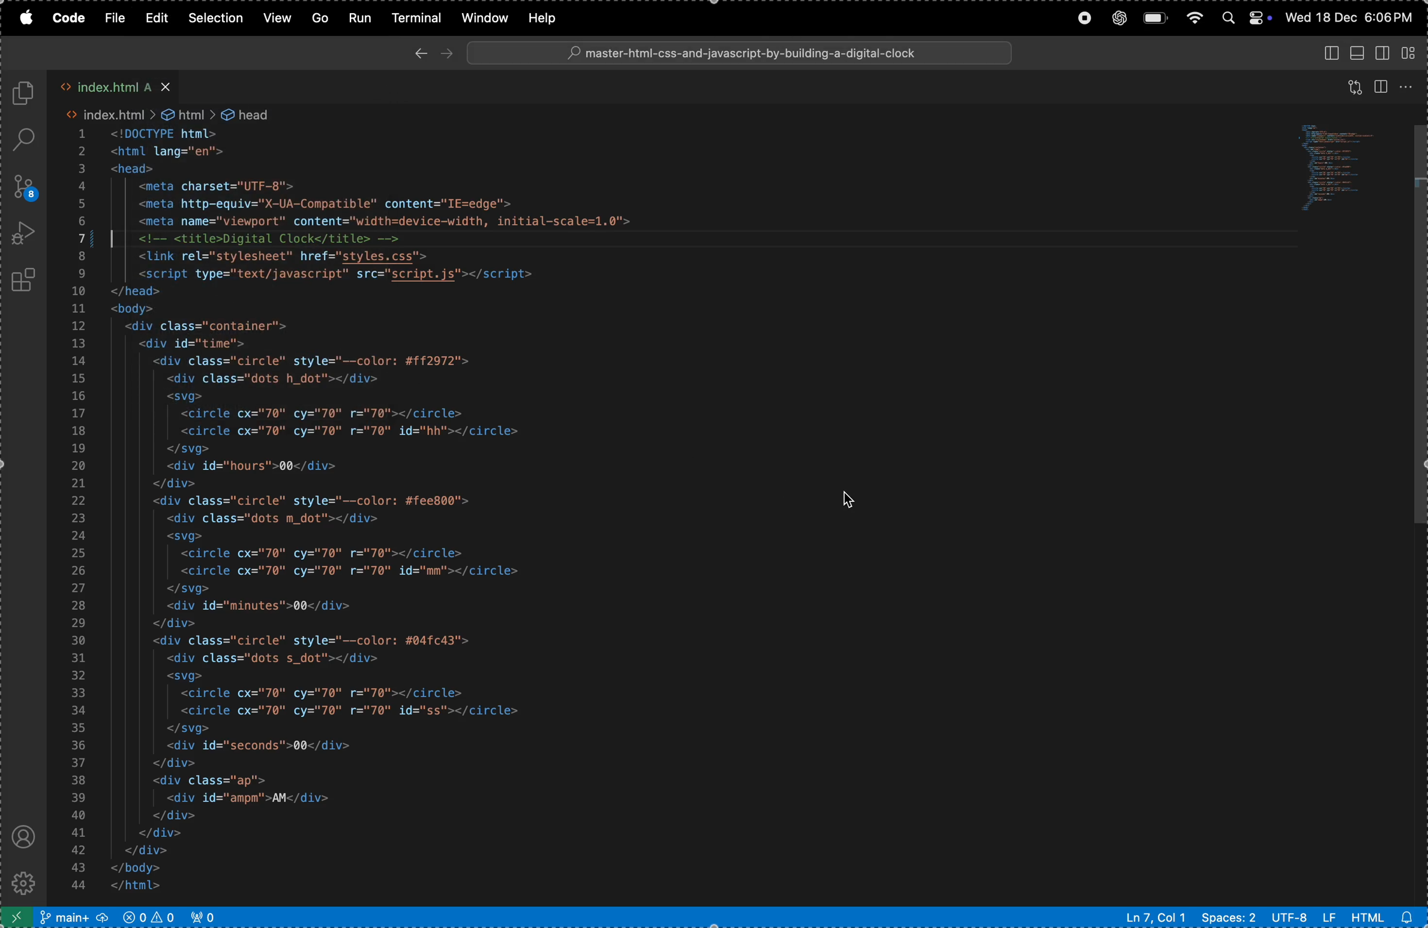 The image size is (1428, 928). What do you see at coordinates (1385, 52) in the screenshot?
I see `left grid view` at bounding box center [1385, 52].